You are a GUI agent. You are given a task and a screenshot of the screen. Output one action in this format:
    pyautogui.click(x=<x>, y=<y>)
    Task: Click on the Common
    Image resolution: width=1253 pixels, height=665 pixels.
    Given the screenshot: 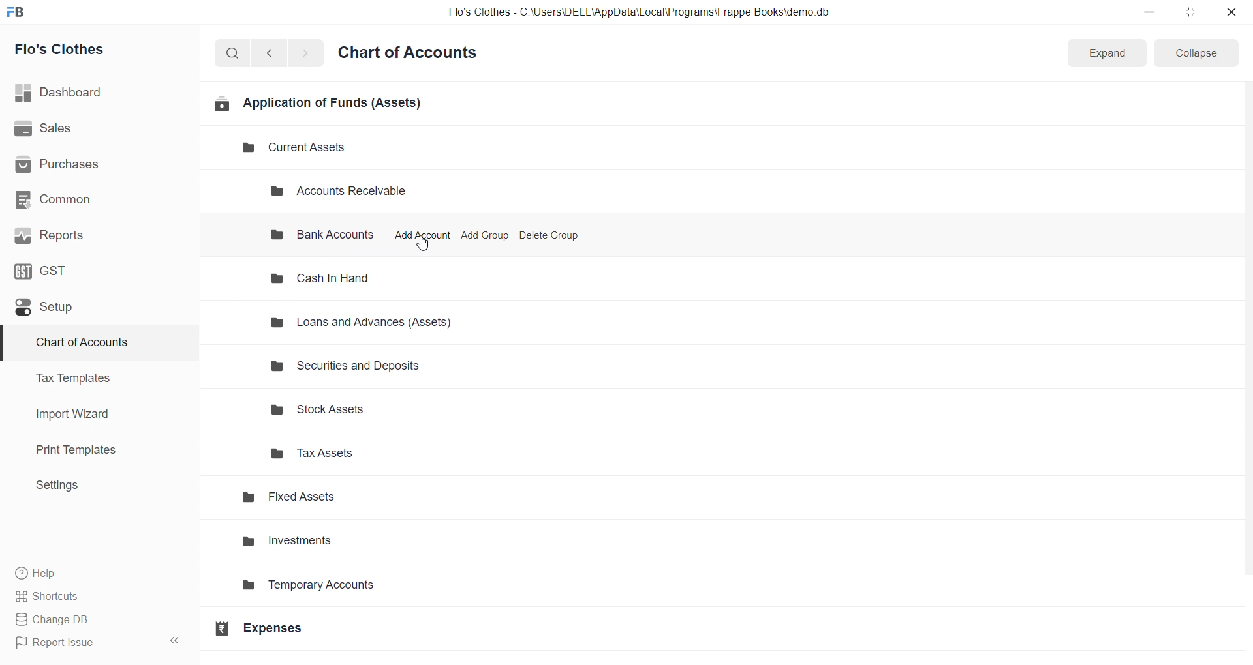 What is the action you would take?
    pyautogui.click(x=92, y=199)
    